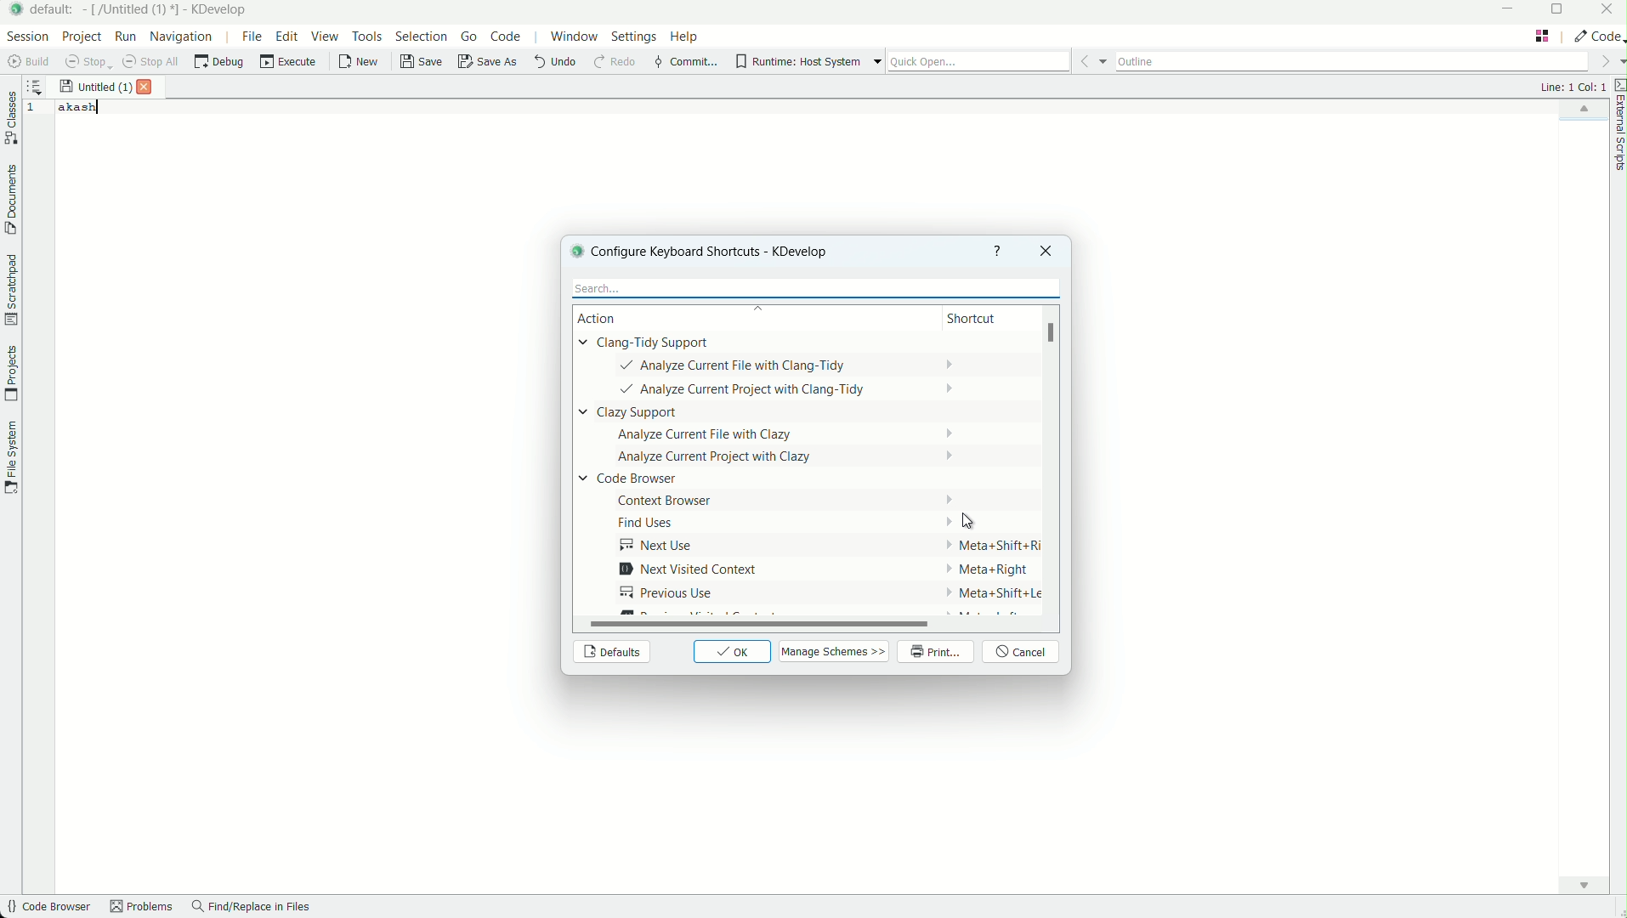  What do you see at coordinates (470, 37) in the screenshot?
I see `go menu` at bounding box center [470, 37].